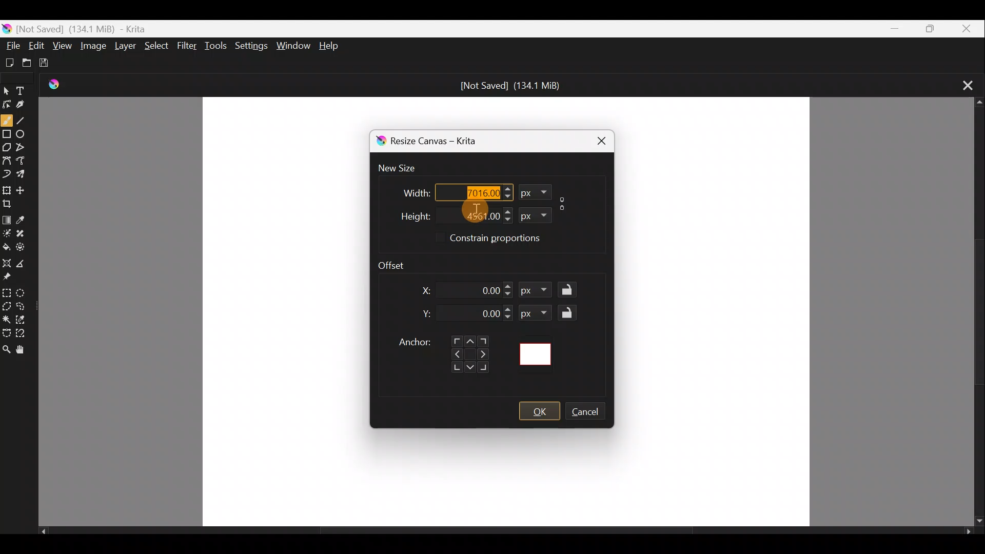  Describe the element at coordinates (6, 261) in the screenshot. I see `Assistant tool` at that location.